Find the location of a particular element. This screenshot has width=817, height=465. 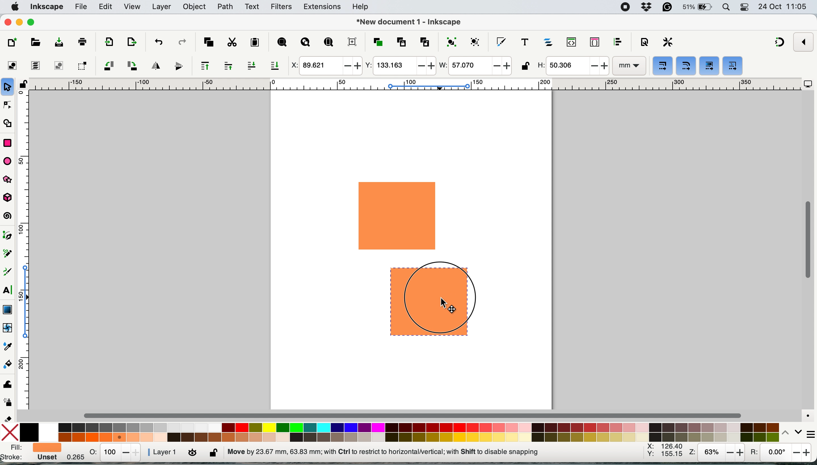

erase tool is located at coordinates (9, 418).